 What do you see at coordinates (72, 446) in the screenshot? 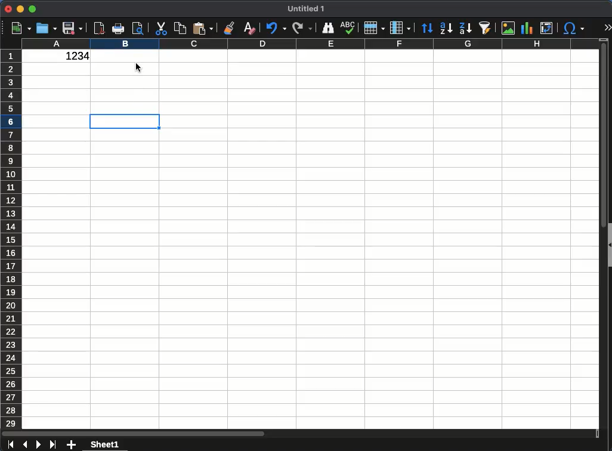
I see `add sheet` at bounding box center [72, 446].